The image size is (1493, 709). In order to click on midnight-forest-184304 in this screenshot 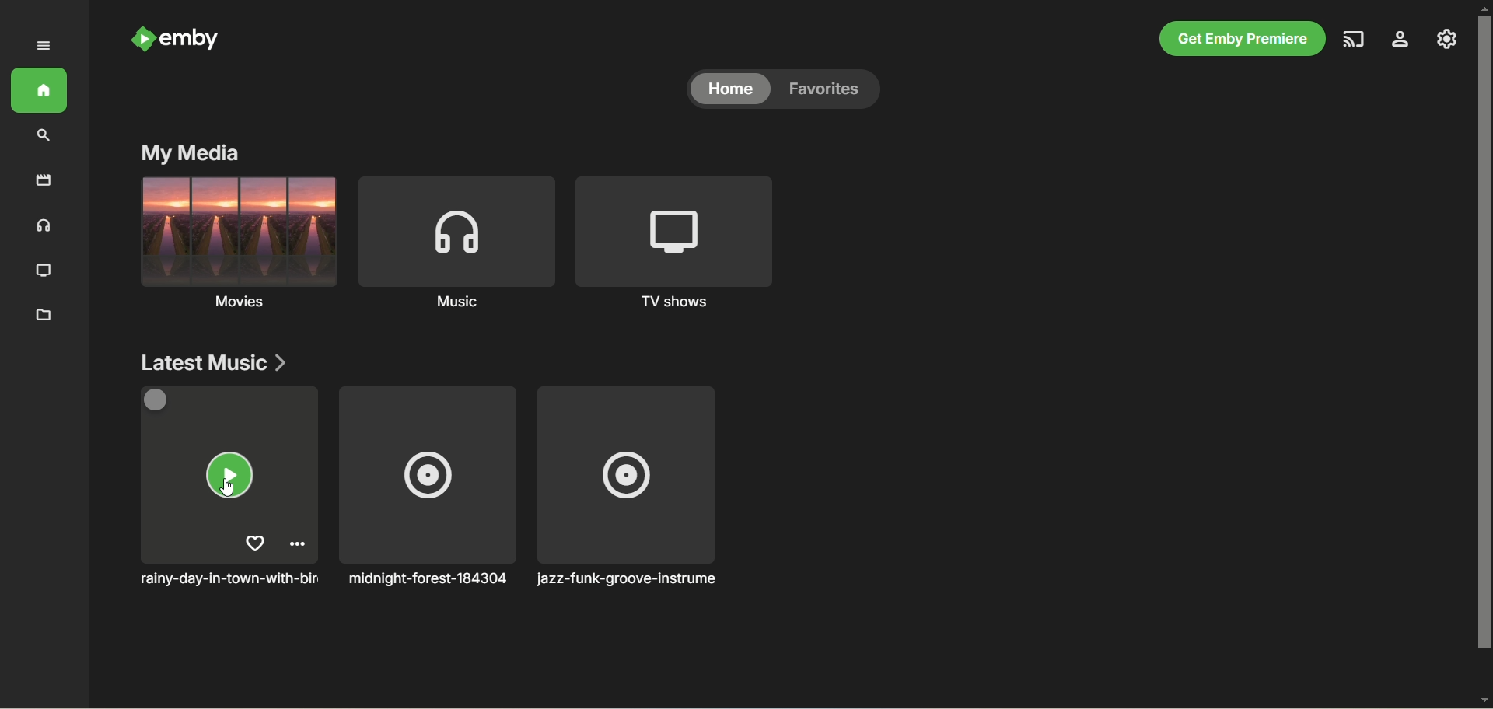, I will do `click(427, 487)`.